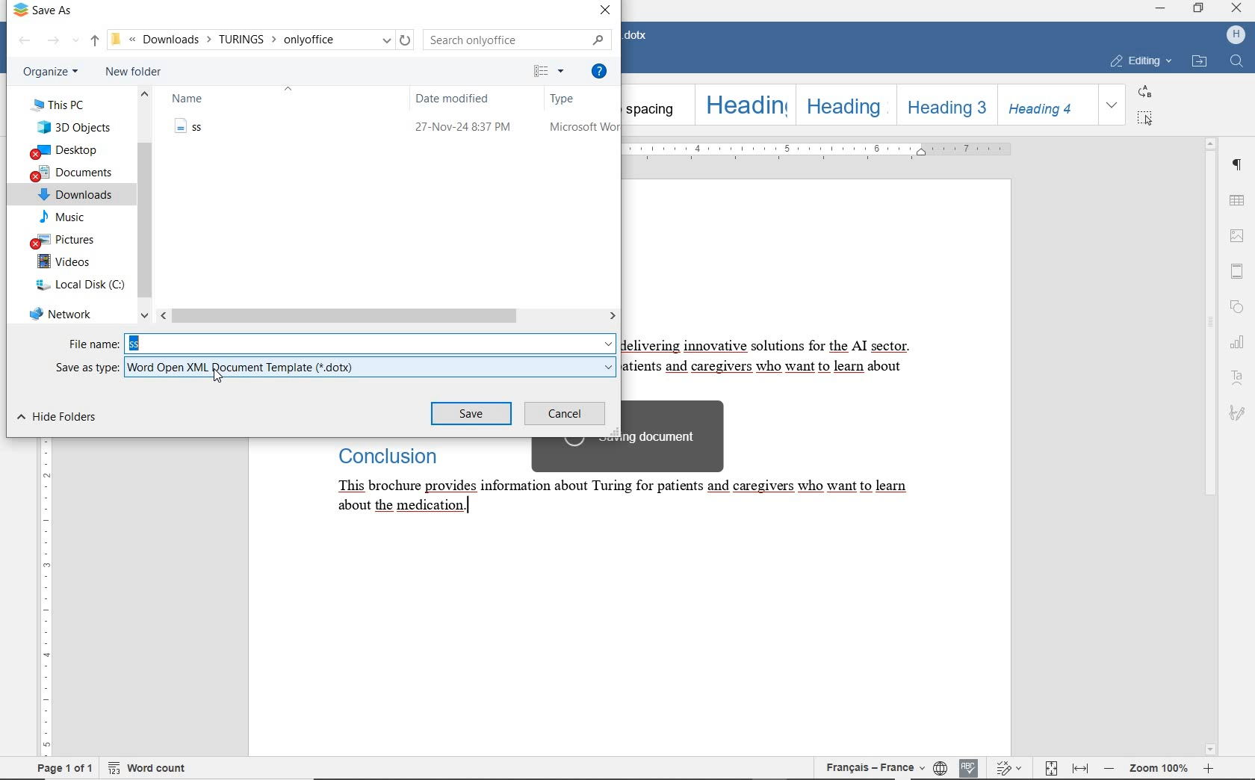 This screenshot has height=780, width=1255. Describe the element at coordinates (471, 414) in the screenshot. I see `SAVE` at that location.